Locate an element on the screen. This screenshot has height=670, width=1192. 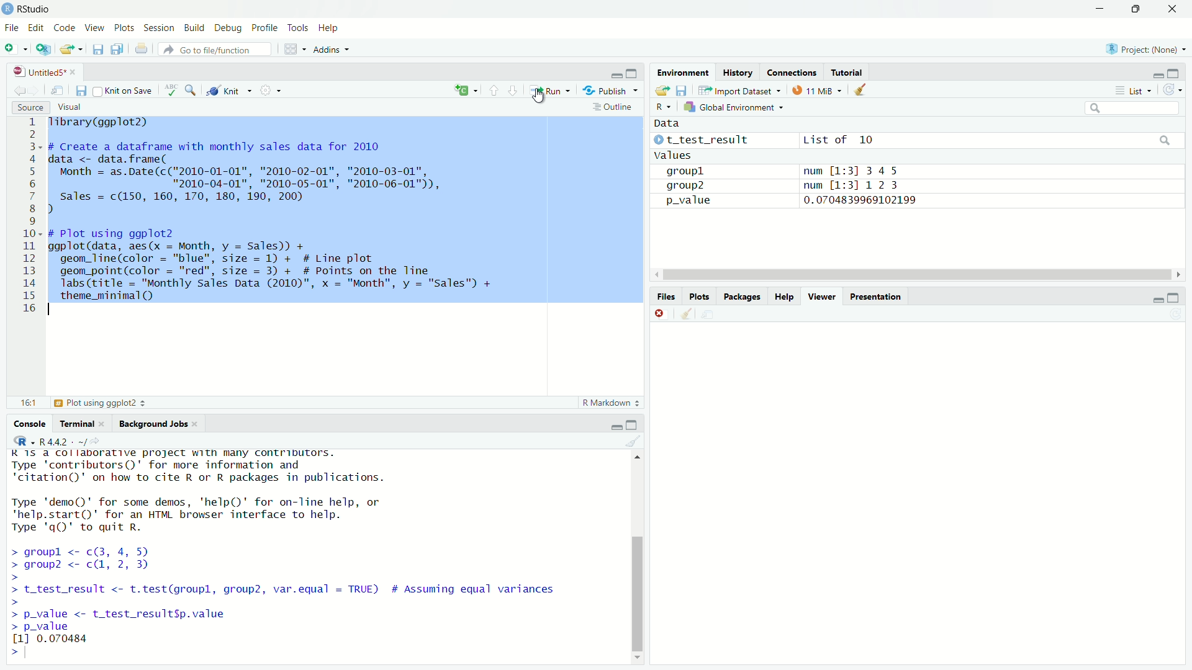
Project: (None)  is located at coordinates (1149, 47).